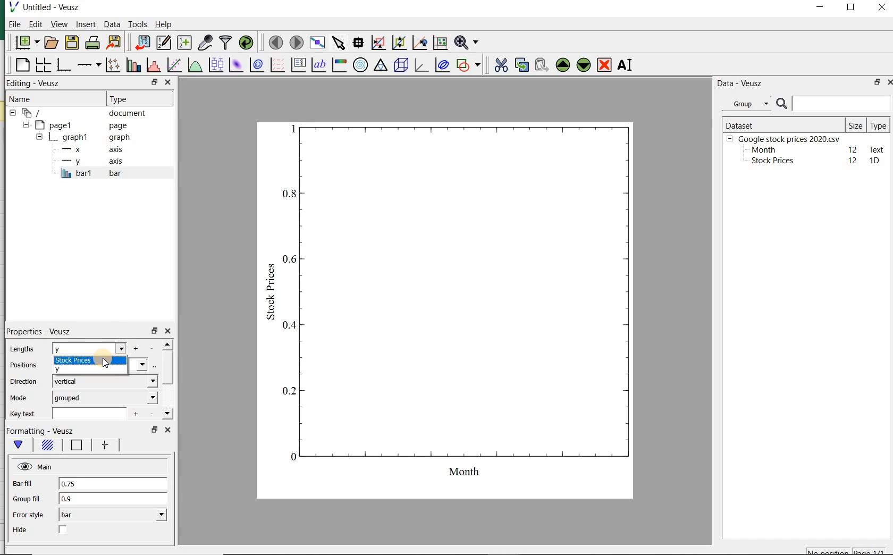  I want to click on base graph, so click(63, 65).